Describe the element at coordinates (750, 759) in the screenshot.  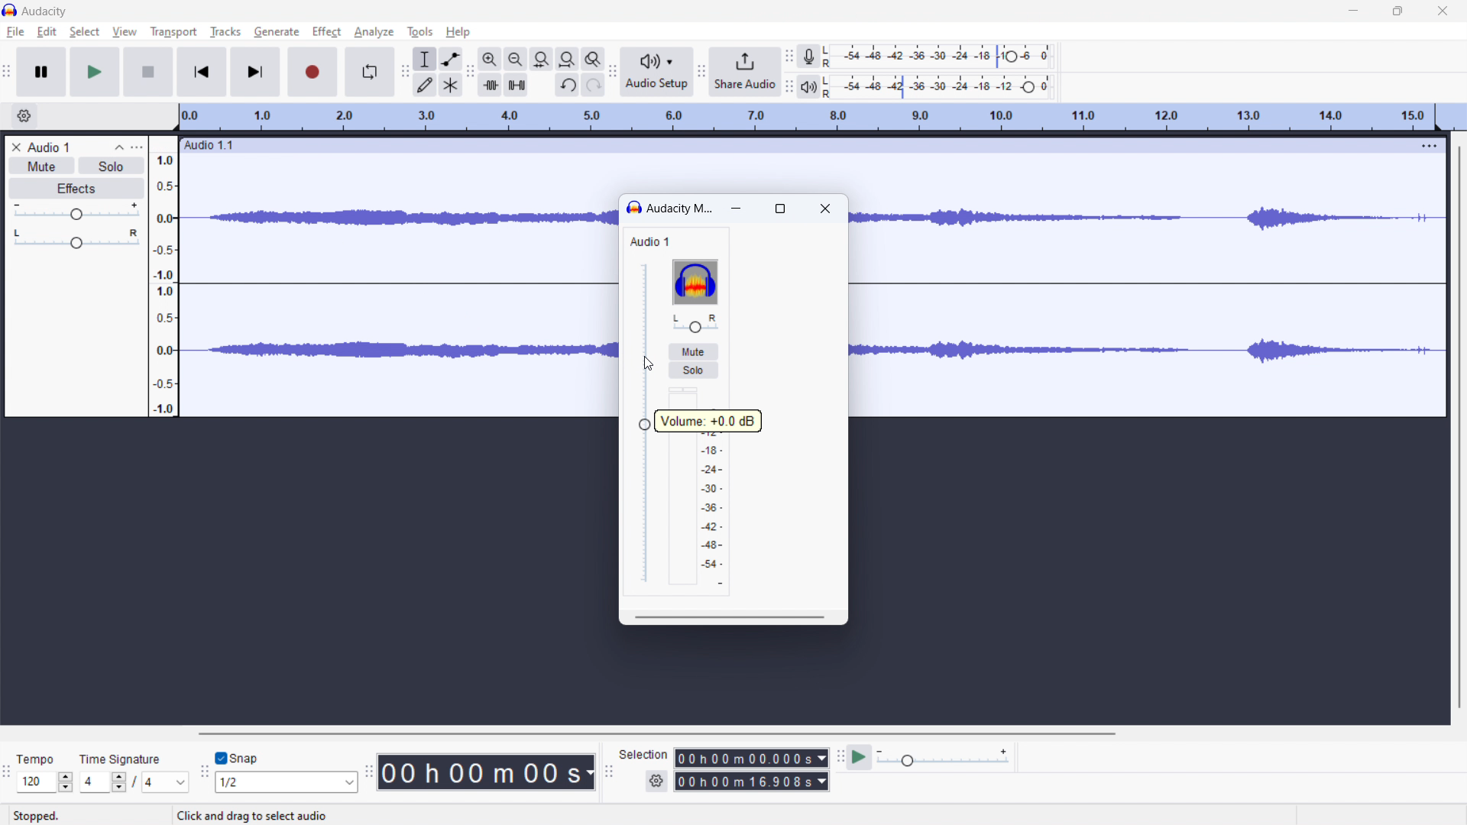
I see `start time` at that location.